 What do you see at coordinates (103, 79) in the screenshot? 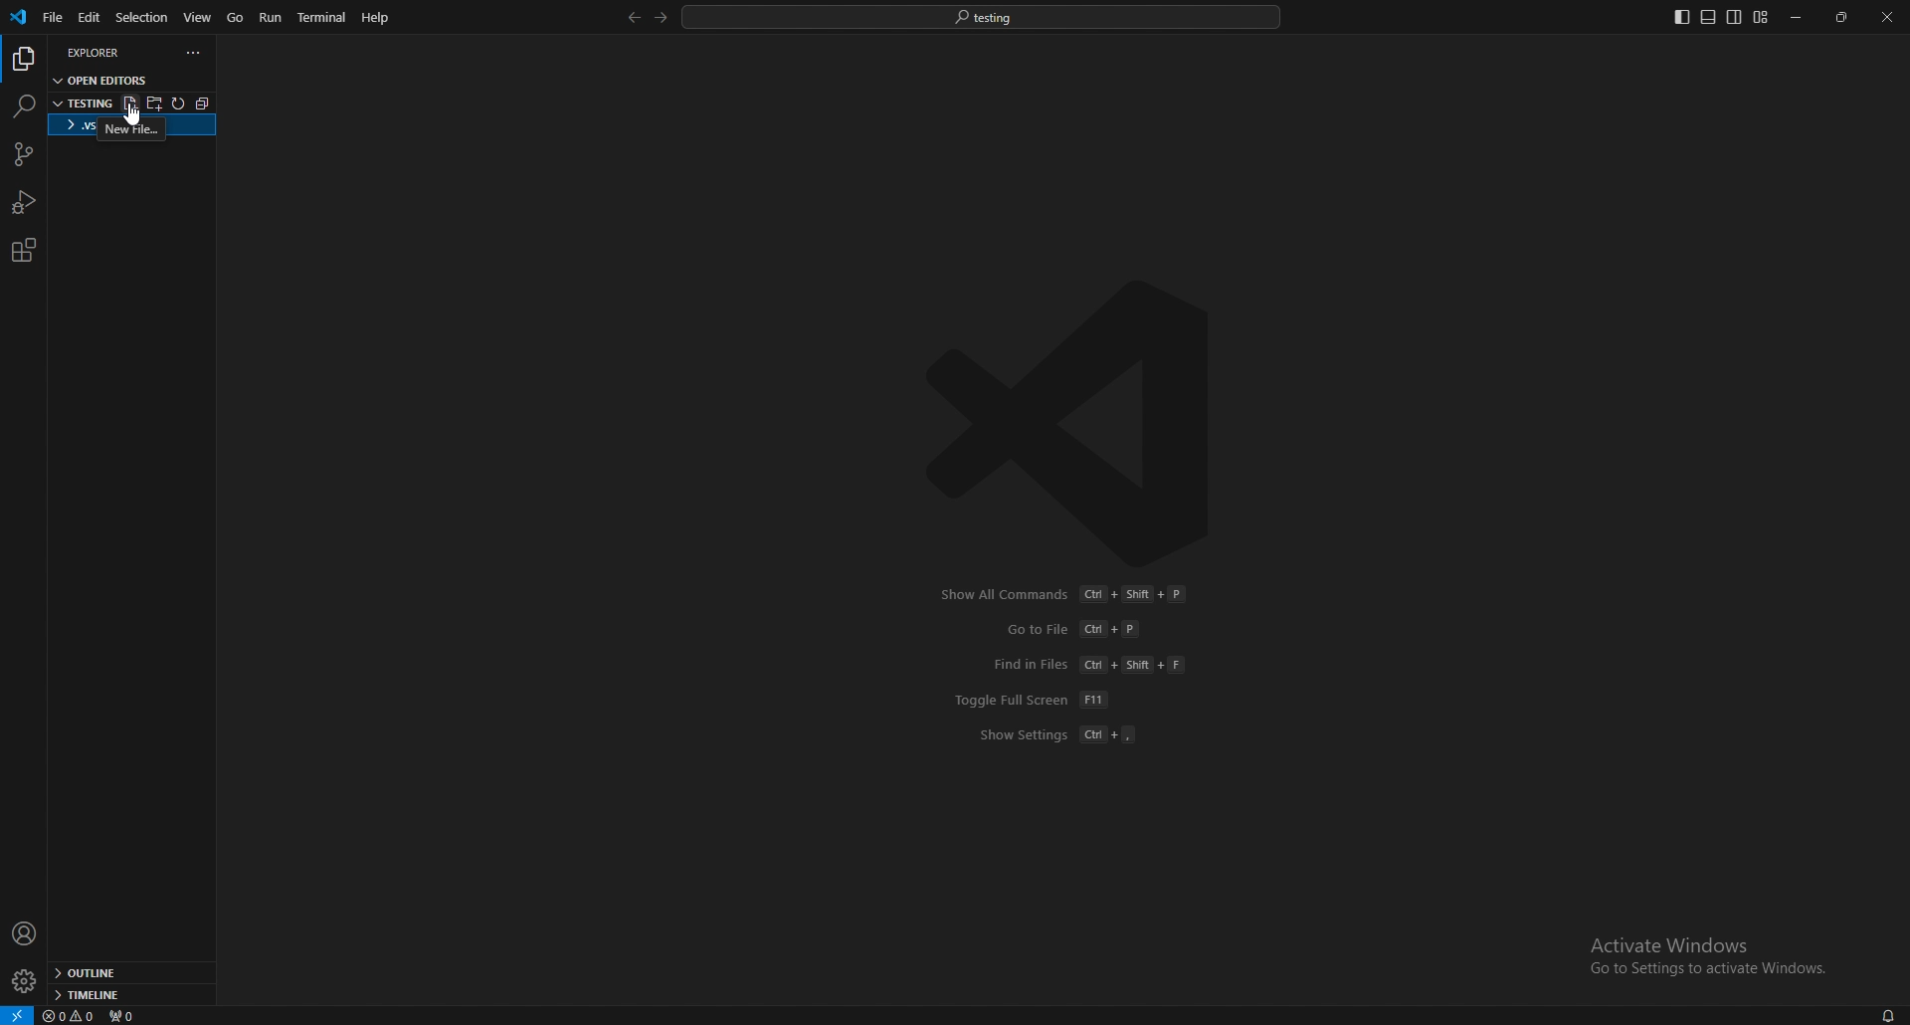
I see `open editors` at bounding box center [103, 79].